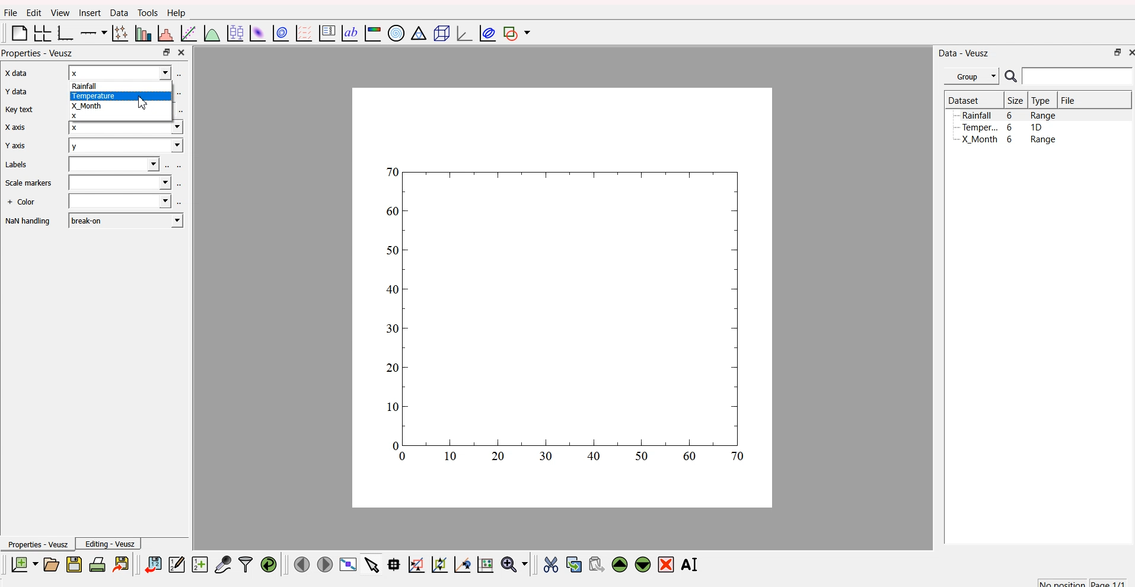 The height and width of the screenshot is (587, 1135). I want to click on Key text, so click(20, 110).